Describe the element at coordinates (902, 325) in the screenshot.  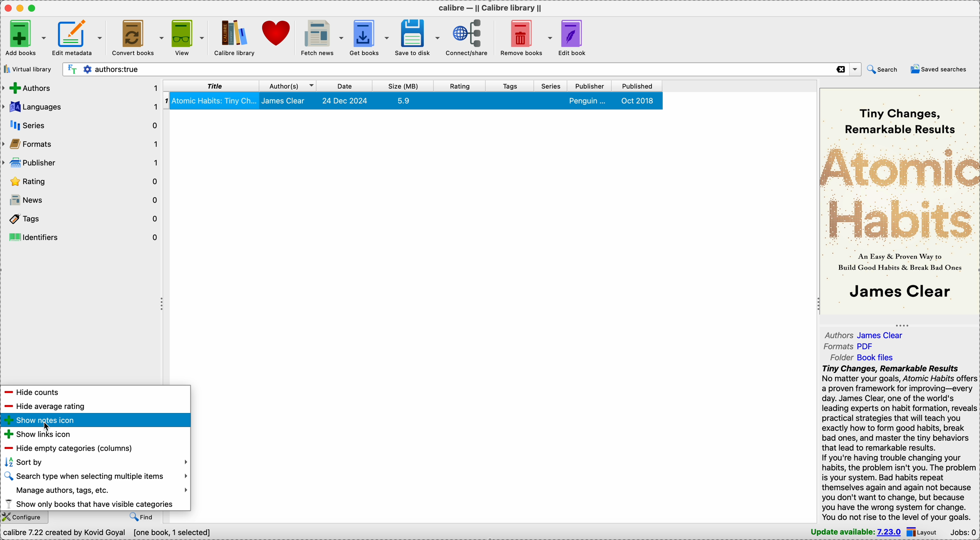
I see `toggle expand/contract` at that location.